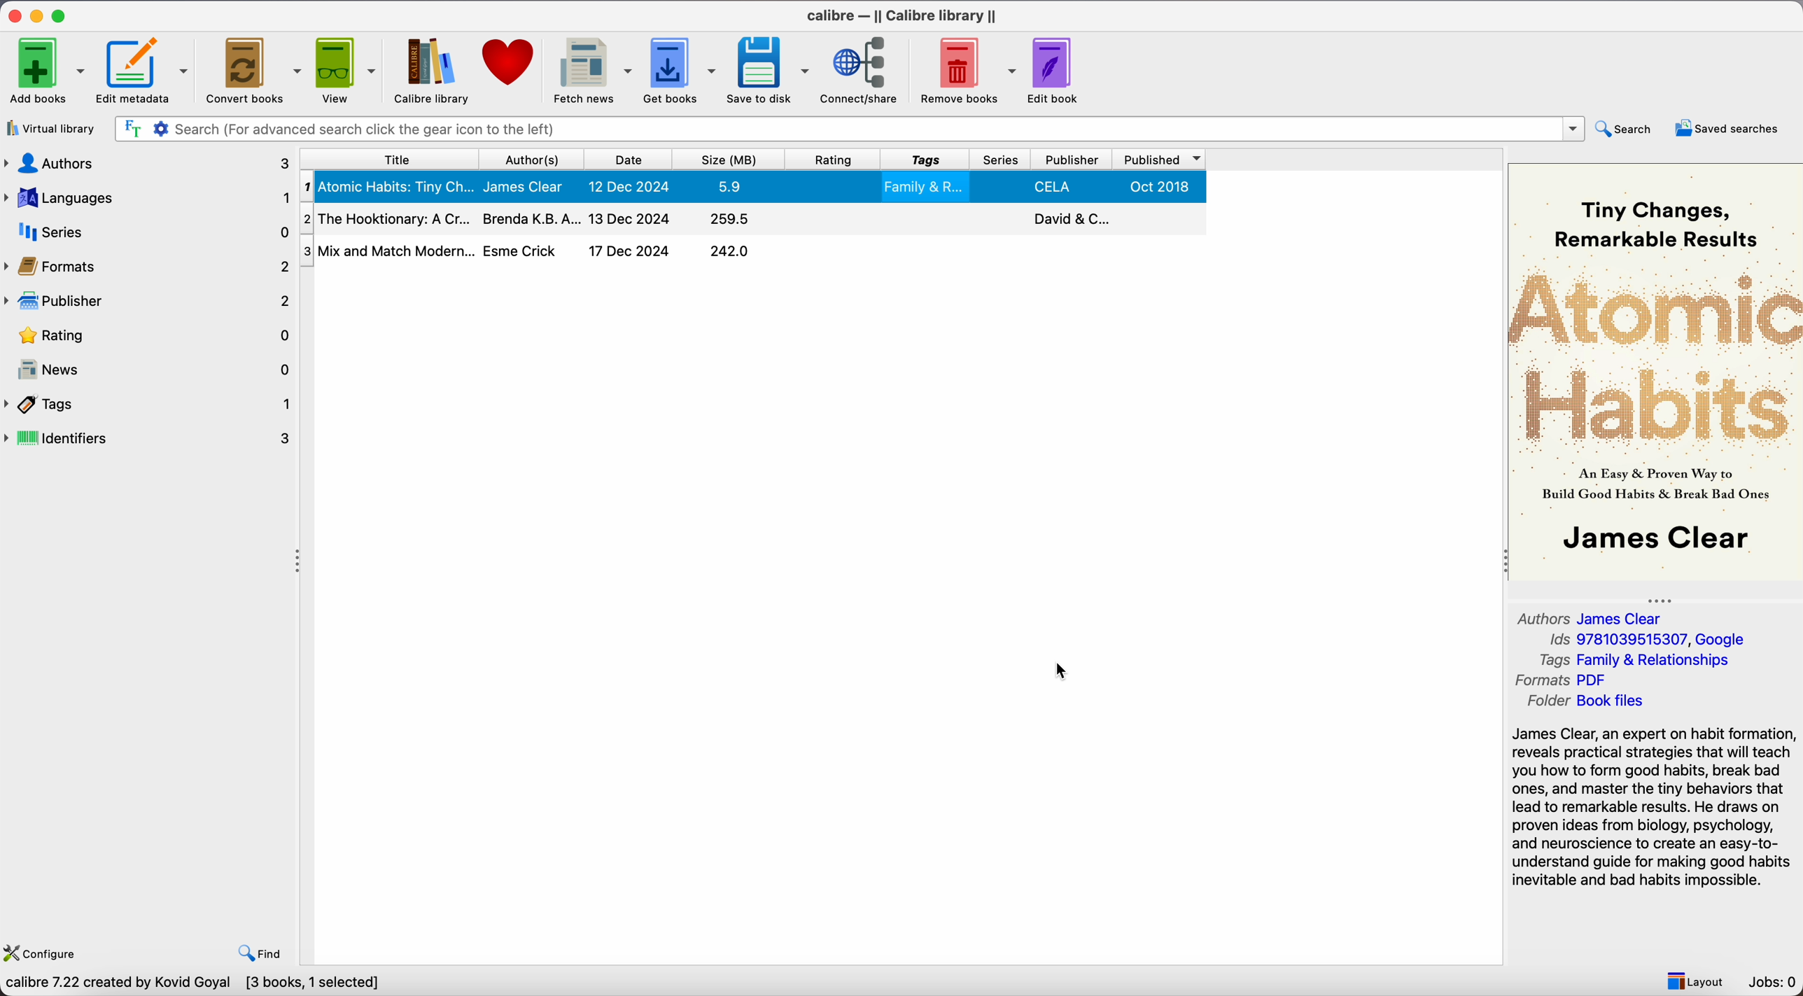 This screenshot has width=1803, height=996. Describe the element at coordinates (730, 253) in the screenshot. I see `242.0` at that location.